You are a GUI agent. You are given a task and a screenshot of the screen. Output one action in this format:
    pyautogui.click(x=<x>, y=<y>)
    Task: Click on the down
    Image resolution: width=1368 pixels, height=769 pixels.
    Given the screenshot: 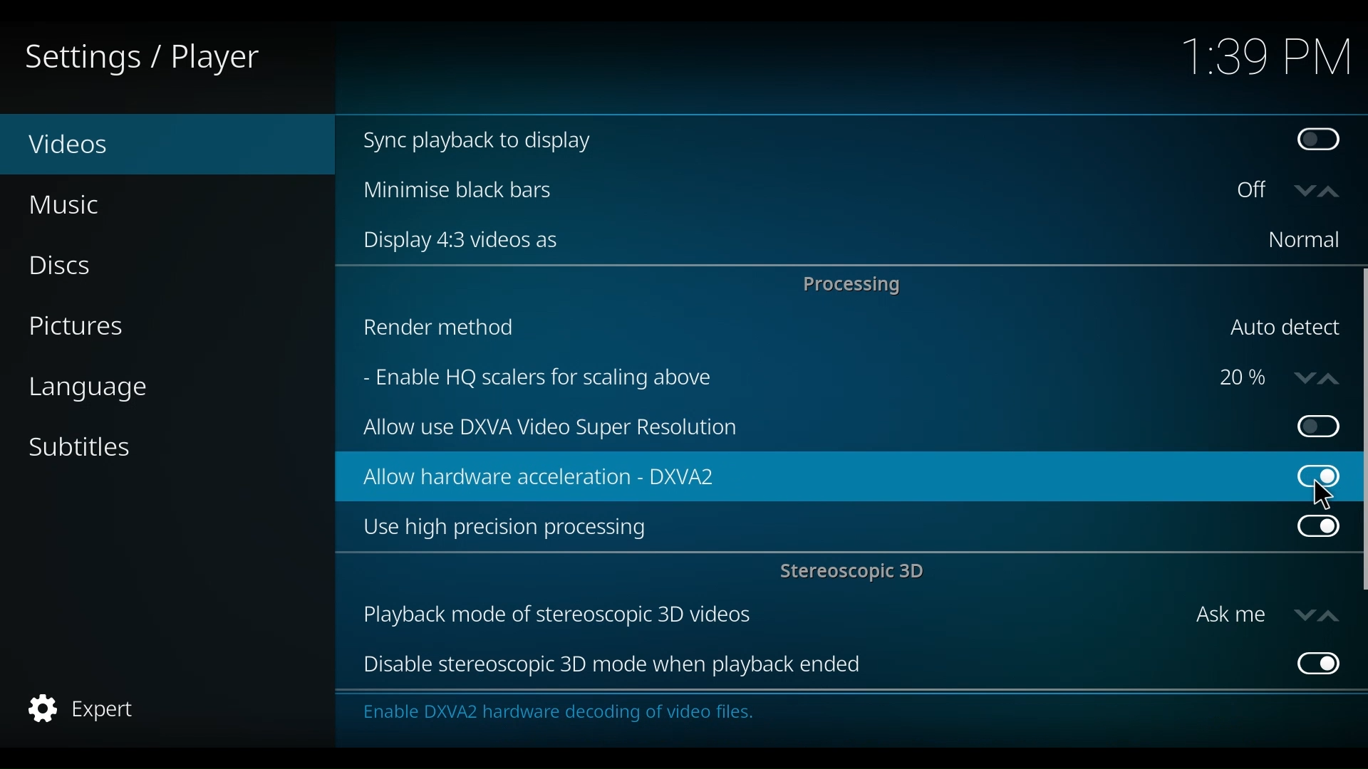 What is the action you would take?
    pyautogui.click(x=1305, y=191)
    